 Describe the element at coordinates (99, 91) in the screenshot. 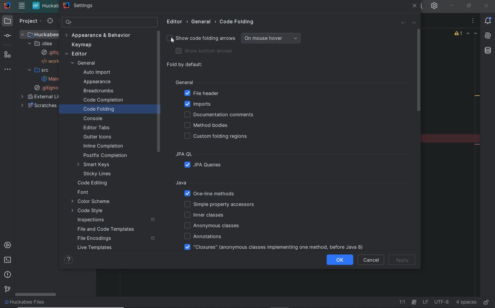

I see `breadcrumbs` at that location.